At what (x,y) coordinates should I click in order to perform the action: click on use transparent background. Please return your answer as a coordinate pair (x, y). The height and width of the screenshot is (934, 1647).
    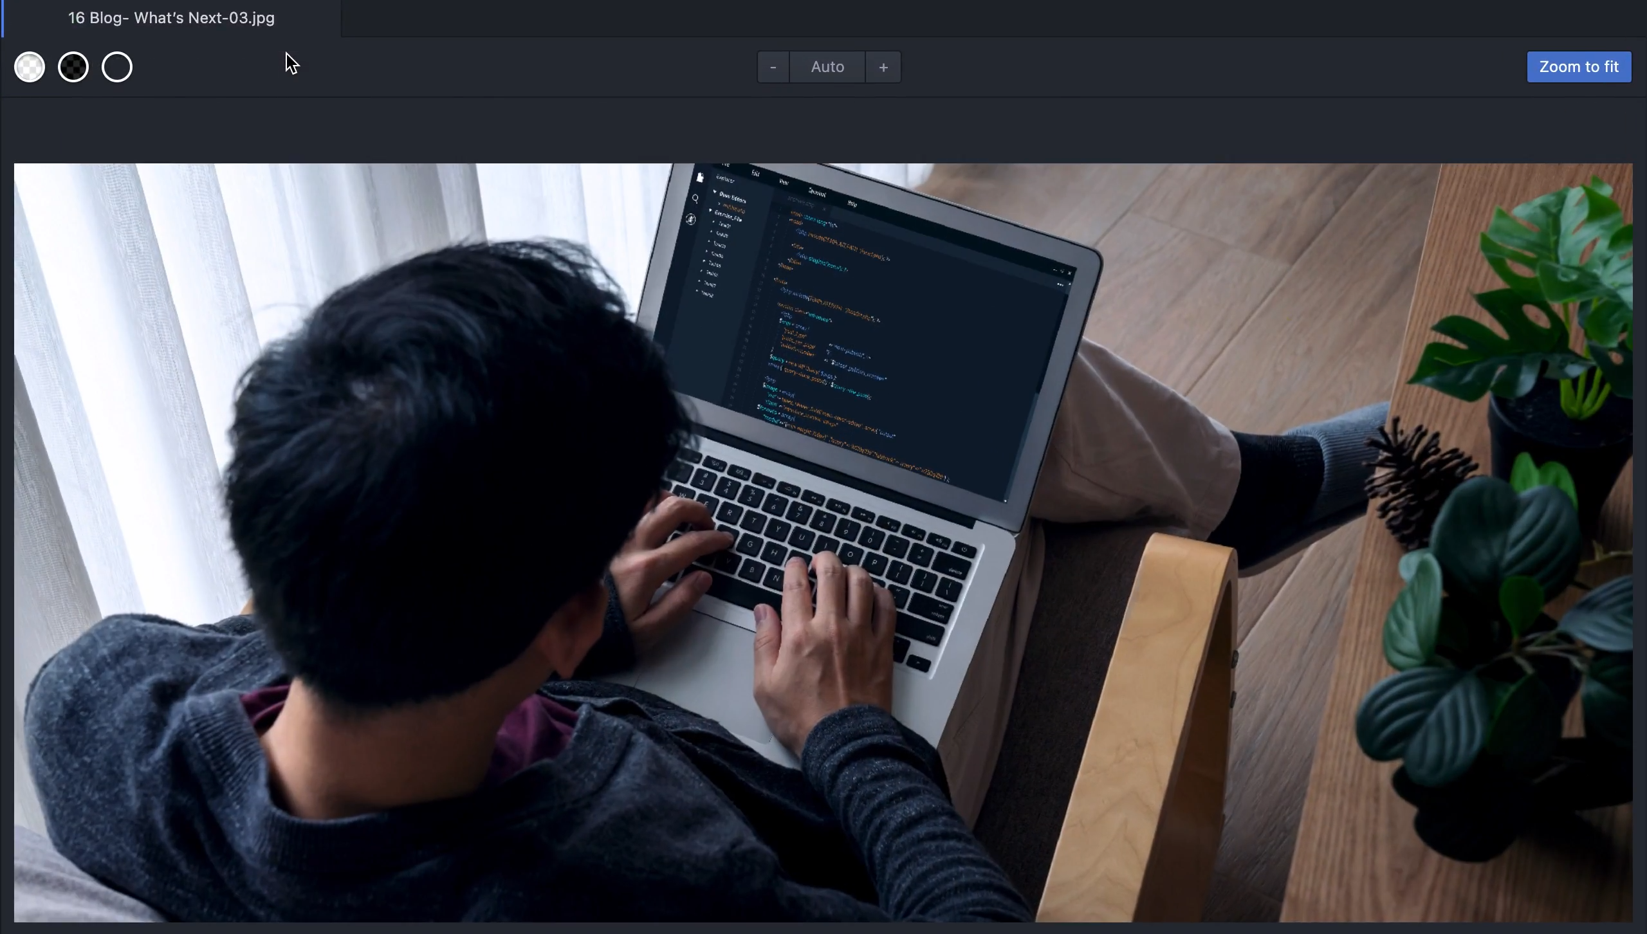
    Looking at the image, I should click on (125, 71).